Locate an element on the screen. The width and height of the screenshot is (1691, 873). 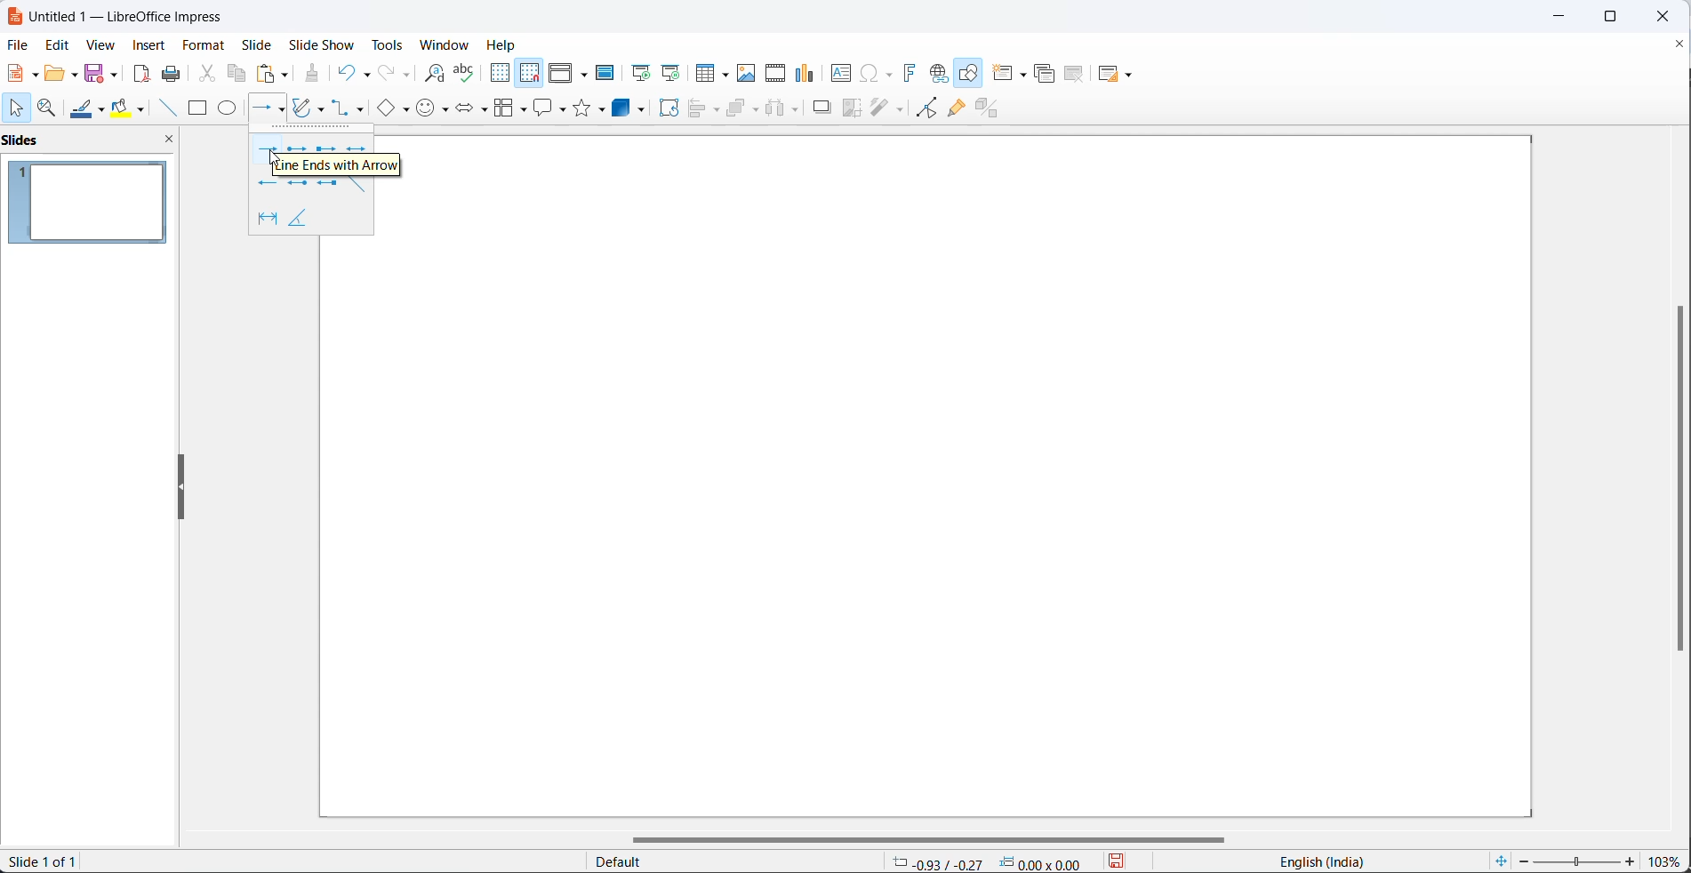
file options is located at coordinates (21, 74).